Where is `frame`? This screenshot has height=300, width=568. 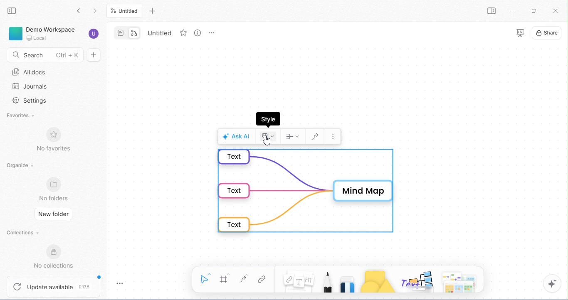 frame is located at coordinates (225, 279).